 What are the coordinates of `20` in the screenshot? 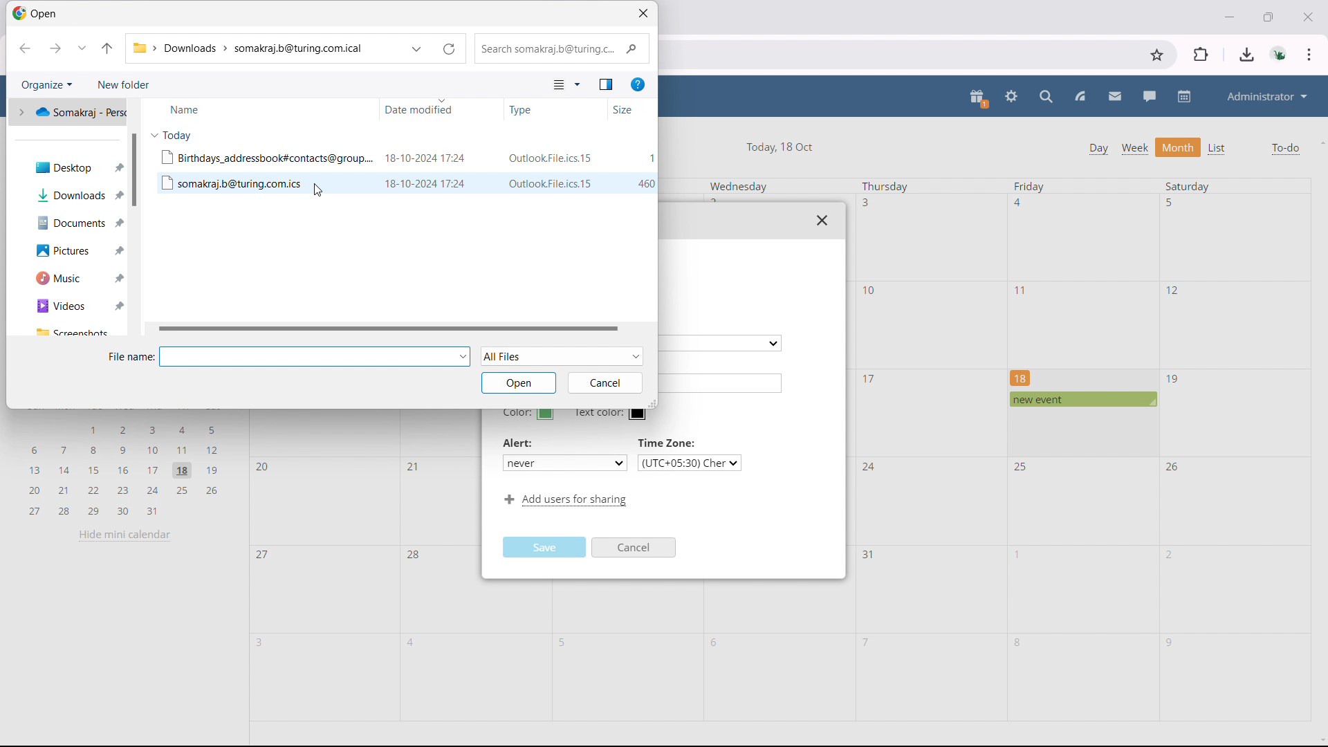 It's located at (265, 468).